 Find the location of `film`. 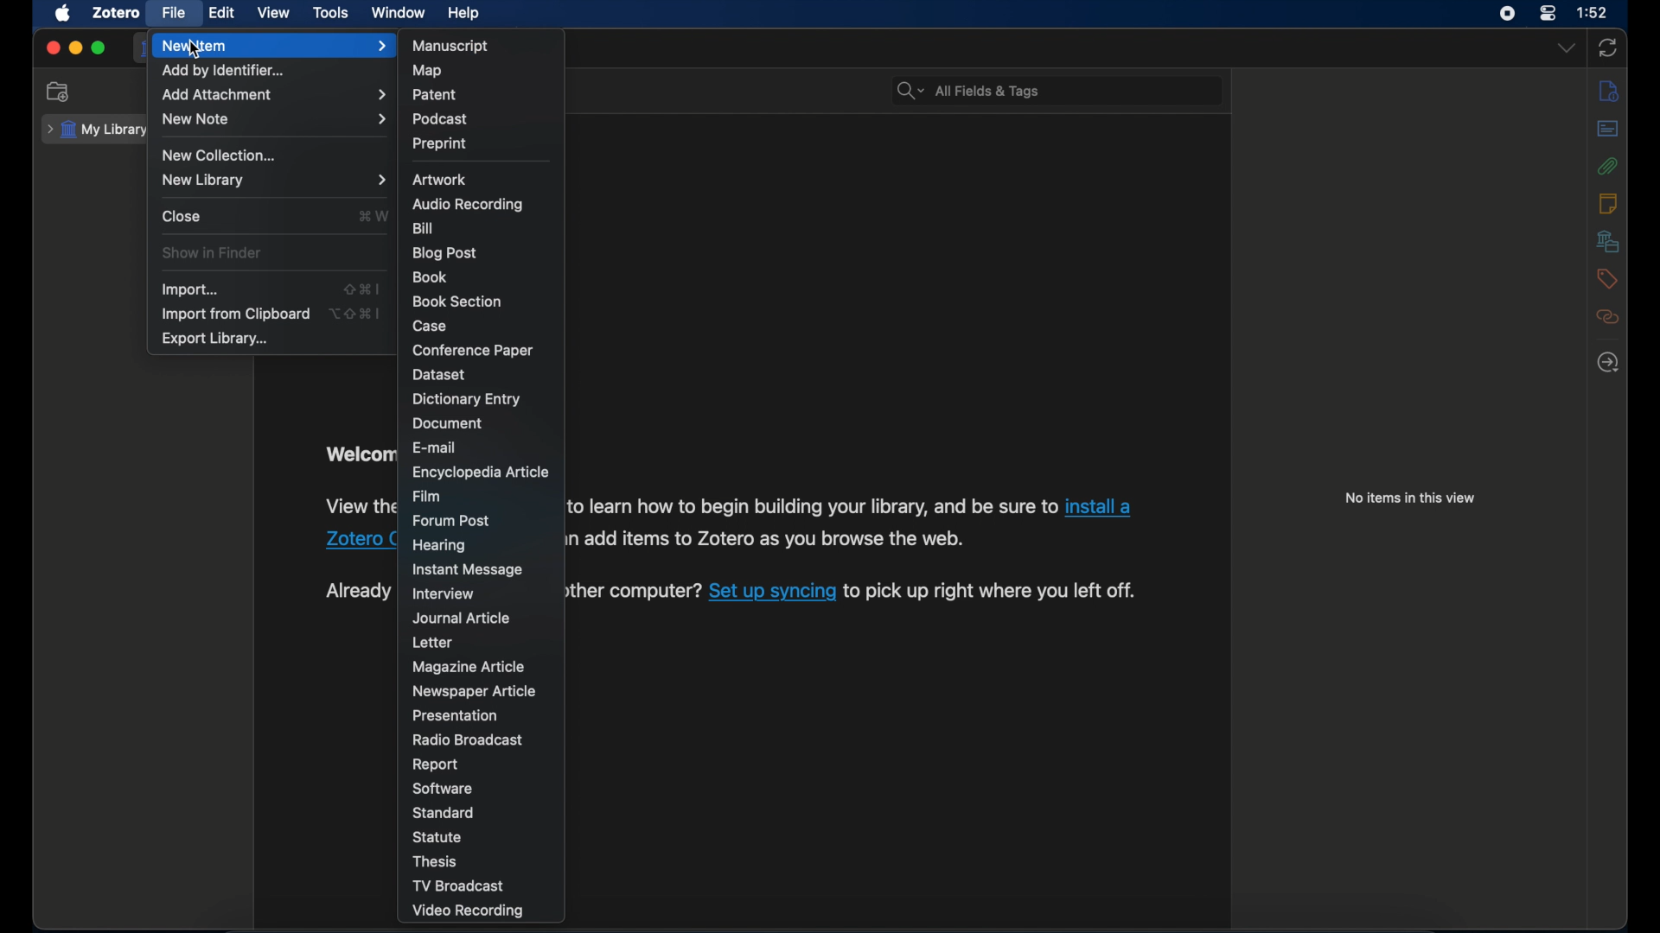

film is located at coordinates (425, 496).